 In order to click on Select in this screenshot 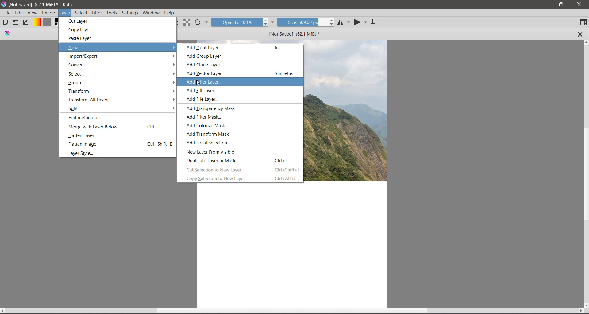, I will do `click(121, 74)`.